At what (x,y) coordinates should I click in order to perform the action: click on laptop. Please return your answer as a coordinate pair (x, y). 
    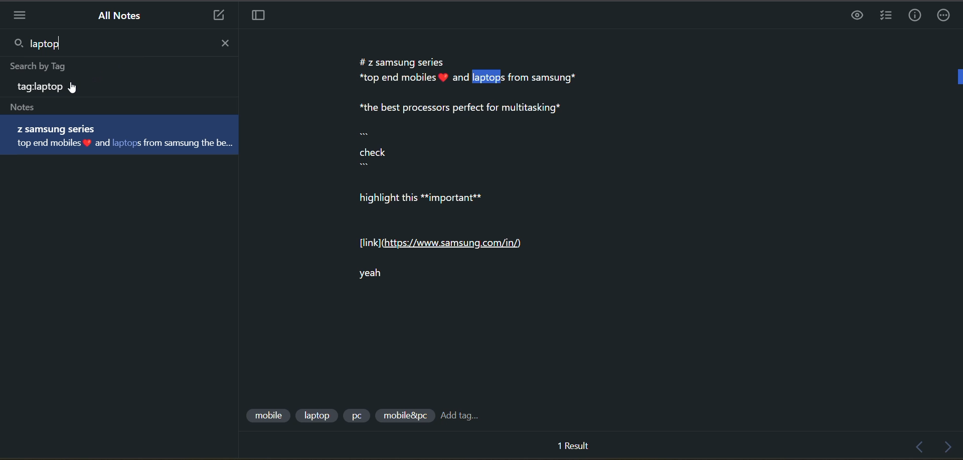
    Looking at the image, I should click on (316, 416).